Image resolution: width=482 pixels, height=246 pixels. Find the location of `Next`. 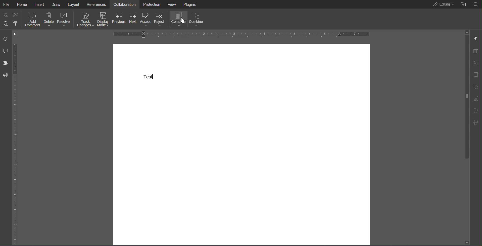

Next is located at coordinates (133, 18).